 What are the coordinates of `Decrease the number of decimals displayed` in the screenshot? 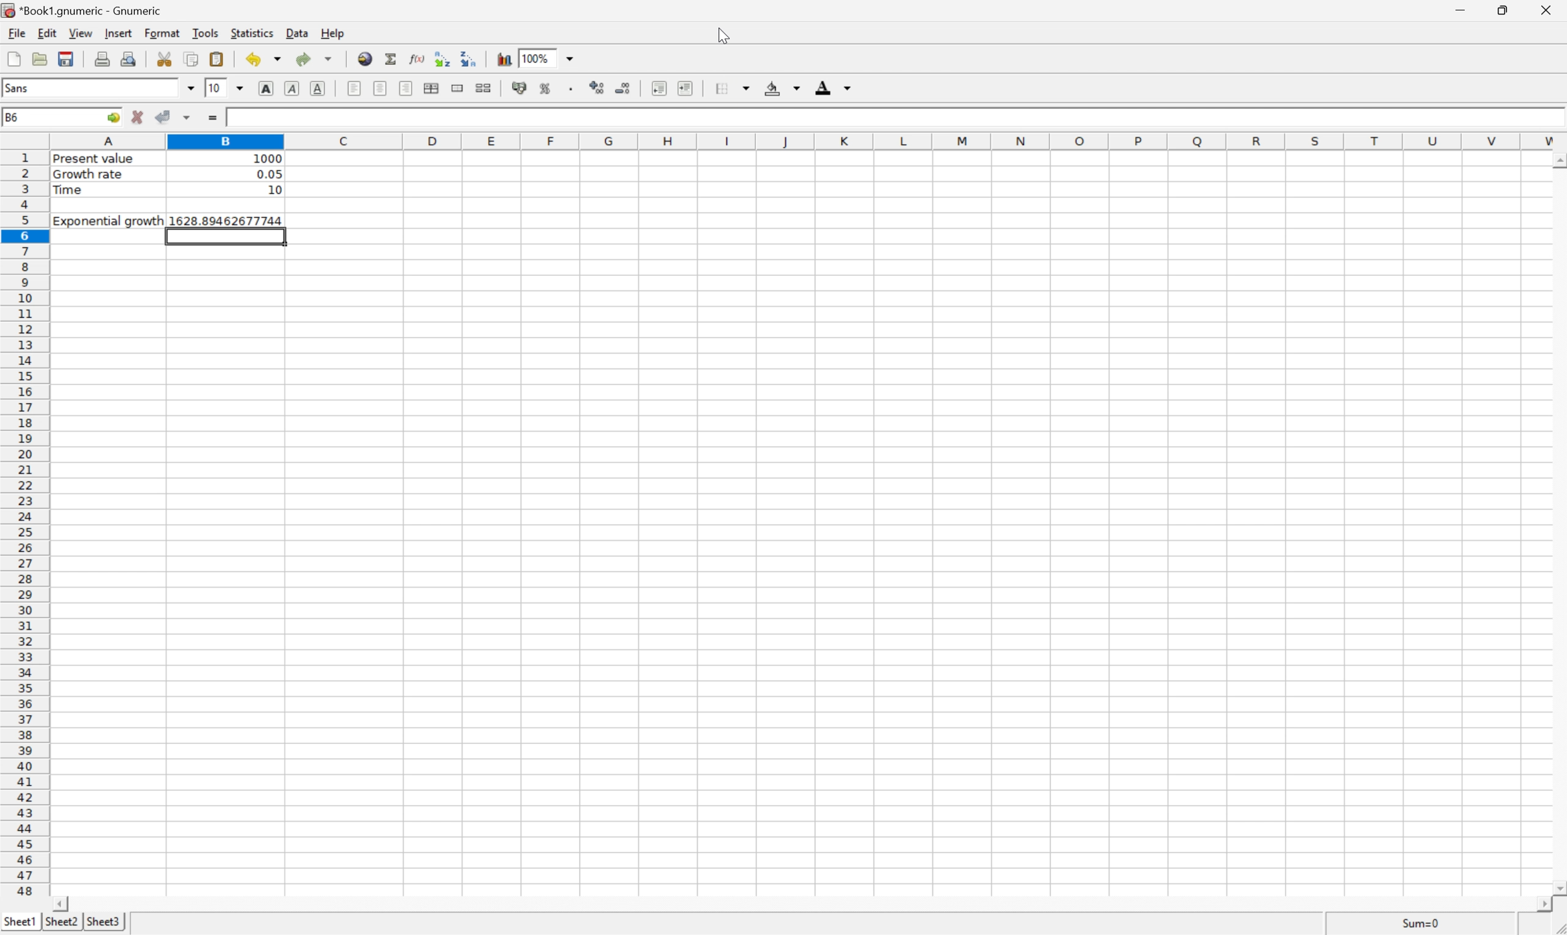 It's located at (623, 88).